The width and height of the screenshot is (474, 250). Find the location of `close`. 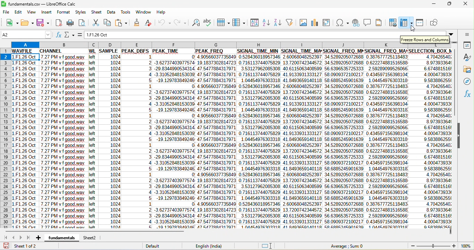

close is located at coordinates (466, 4).